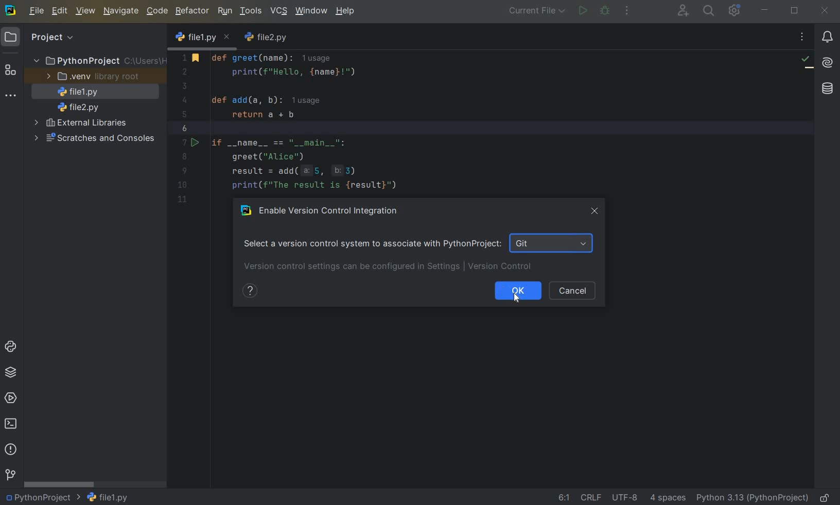 The height and width of the screenshot is (505, 840). I want to click on help, so click(345, 11).